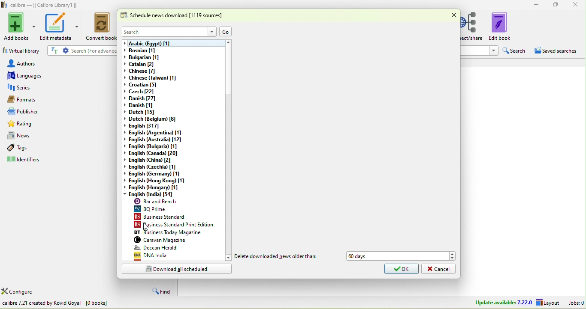 Image resolution: width=586 pixels, height=309 pixels. Describe the element at coordinates (394, 256) in the screenshot. I see `60 days` at that location.